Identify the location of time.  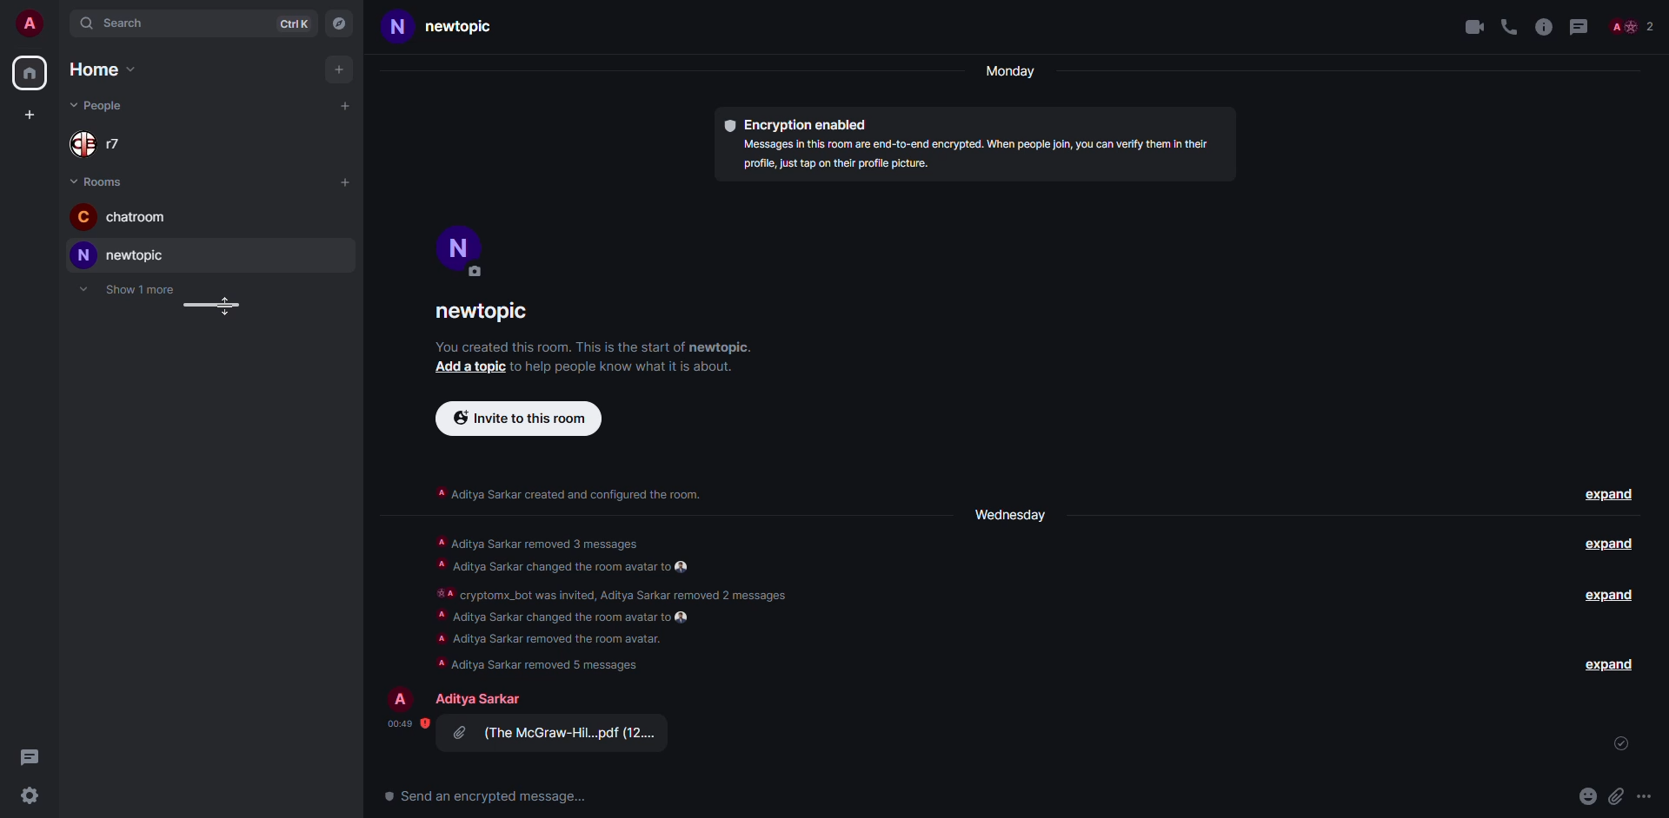
(402, 724).